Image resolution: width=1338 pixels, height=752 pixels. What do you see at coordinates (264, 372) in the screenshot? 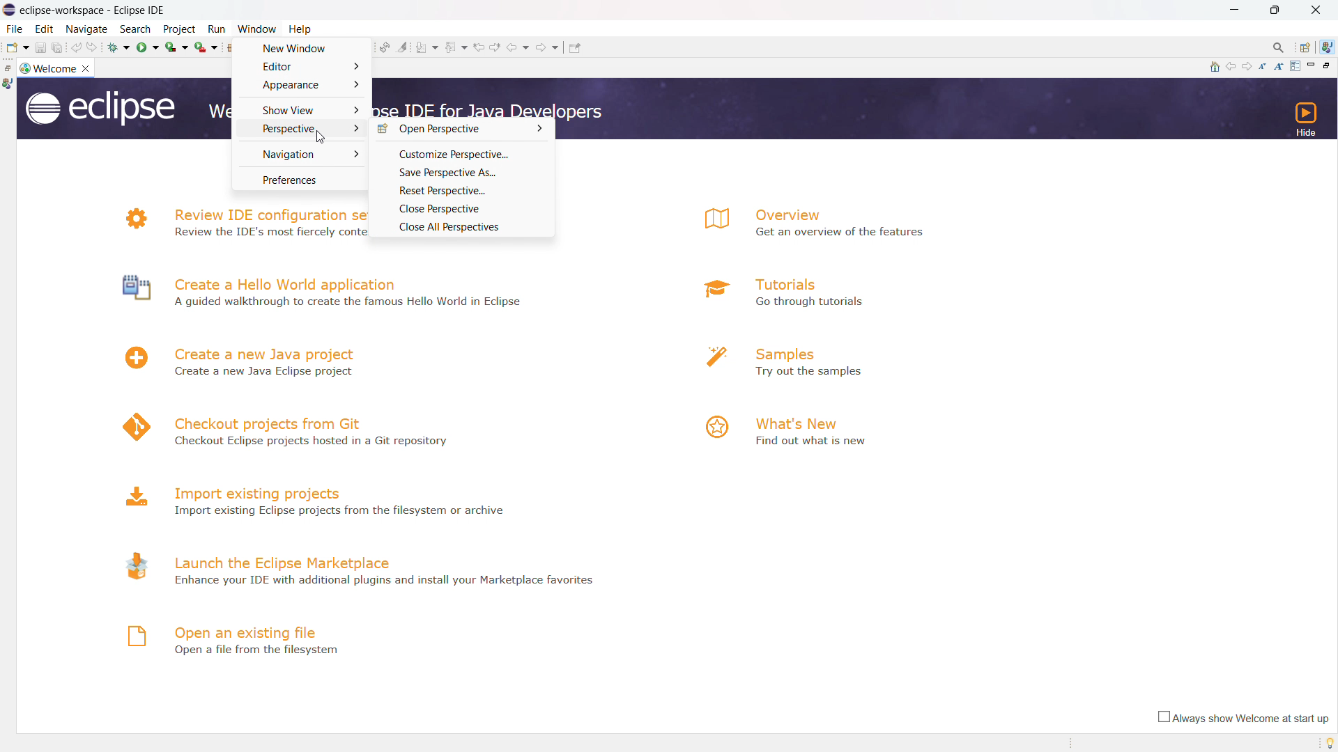
I see `Create a new Java Eclipse project` at bounding box center [264, 372].